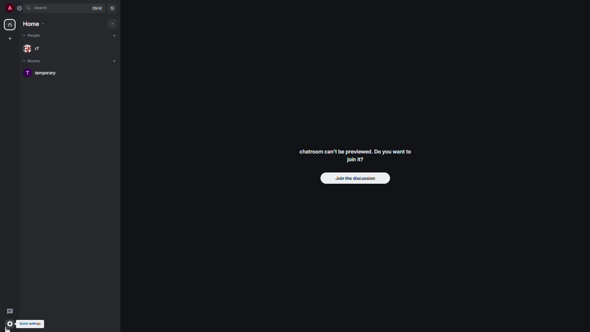  What do you see at coordinates (42, 8) in the screenshot?
I see `search` at bounding box center [42, 8].